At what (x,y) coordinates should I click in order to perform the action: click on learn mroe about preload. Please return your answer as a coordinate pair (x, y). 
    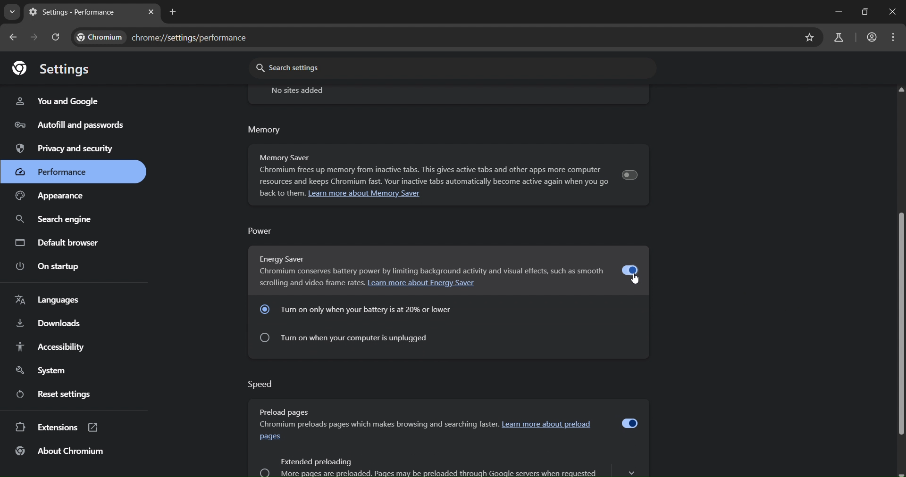
    Looking at the image, I should click on (551, 424).